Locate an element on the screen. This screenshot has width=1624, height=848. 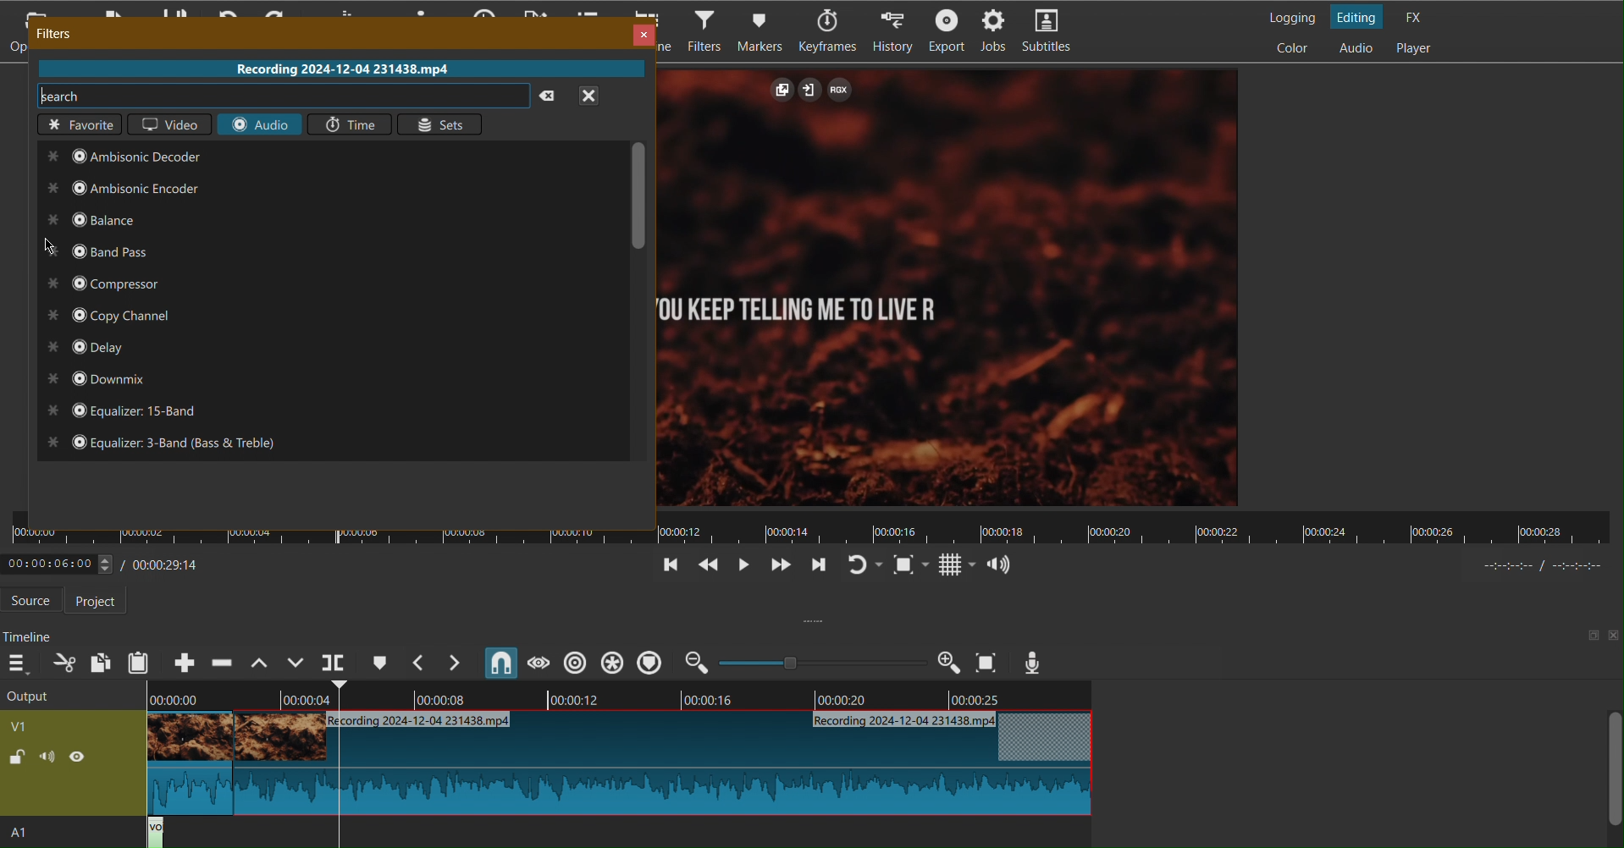
Logging is located at coordinates (1291, 14).